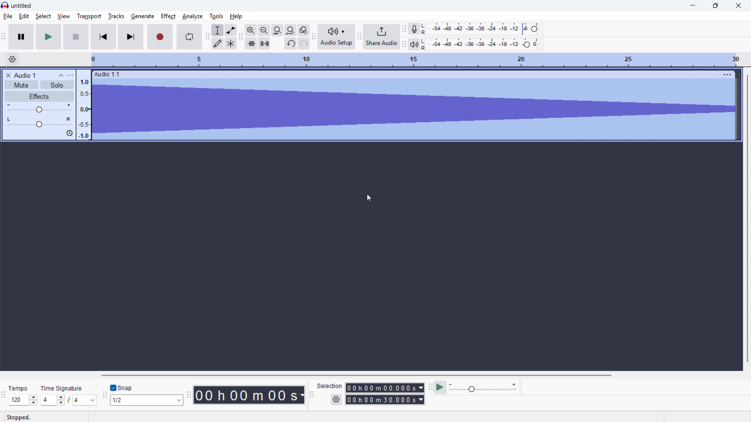 This screenshot has height=422, width=751. What do you see at coordinates (241, 38) in the screenshot?
I see `Edit toolbar ` at bounding box center [241, 38].